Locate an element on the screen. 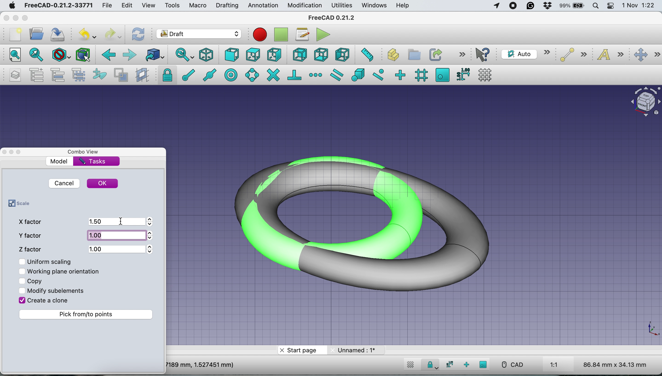 This screenshot has width=662, height=376. tasks is located at coordinates (94, 162).